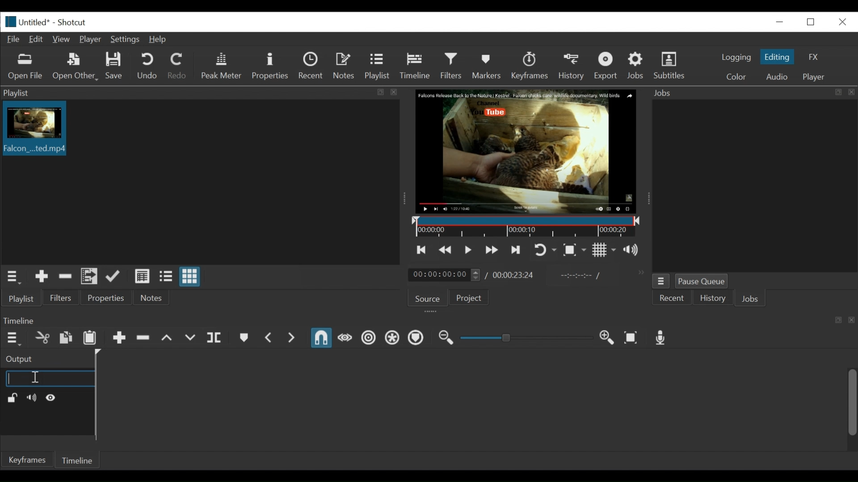 The height and width of the screenshot is (482, 858). Describe the element at coordinates (812, 57) in the screenshot. I see `FX` at that location.